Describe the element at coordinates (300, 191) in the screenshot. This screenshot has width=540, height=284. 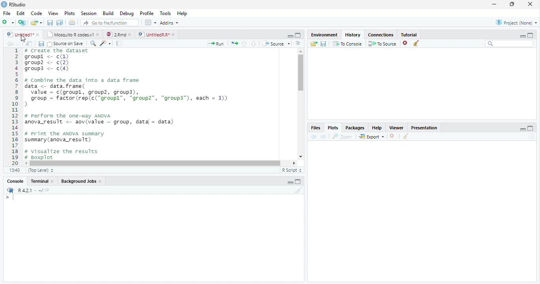
I see `Clear console` at that location.